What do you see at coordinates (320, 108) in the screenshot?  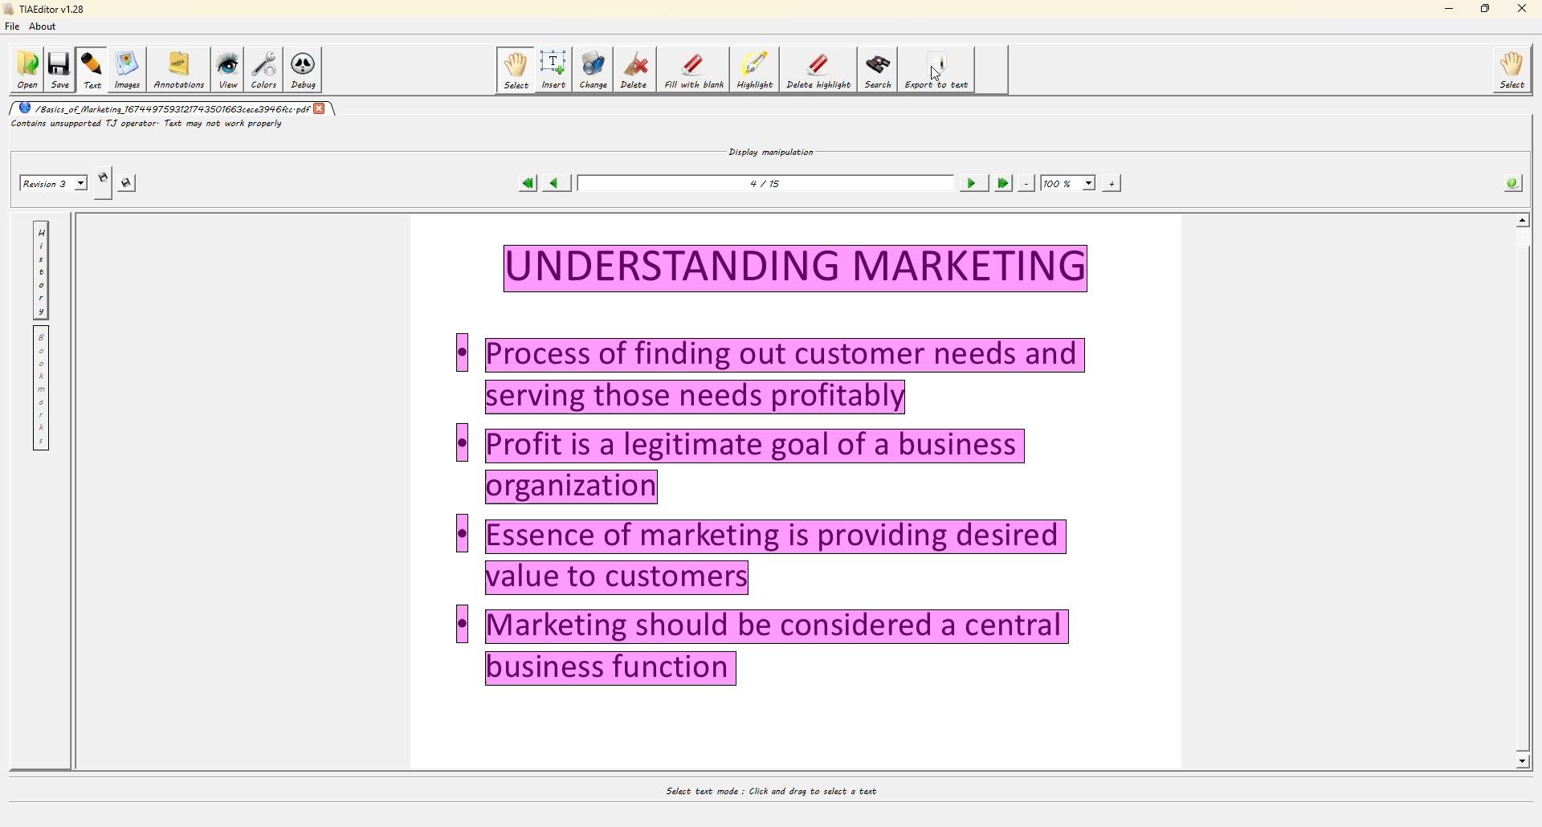 I see `close` at bounding box center [320, 108].